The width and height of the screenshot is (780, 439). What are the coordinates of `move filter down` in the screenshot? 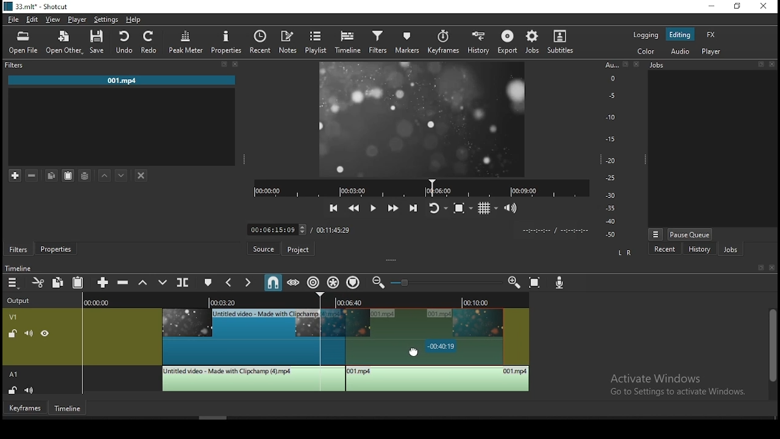 It's located at (121, 174).